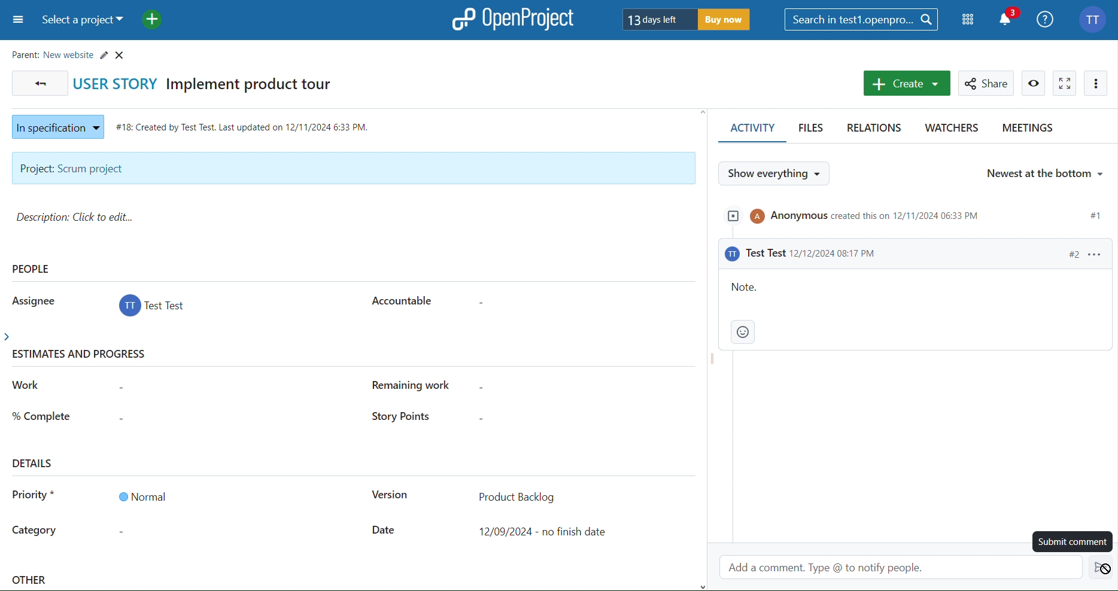 The width and height of the screenshot is (1118, 591). What do you see at coordinates (1095, 213) in the screenshot?
I see `#1` at bounding box center [1095, 213].